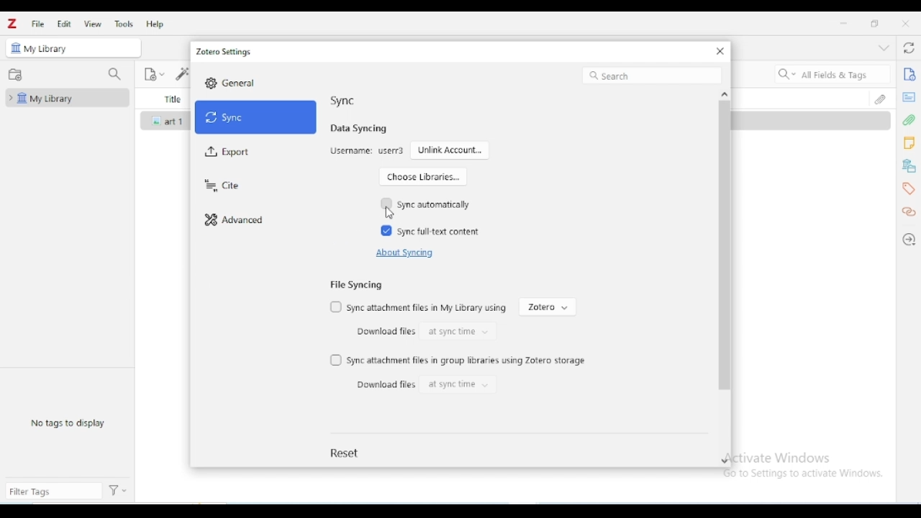 This screenshot has width=921, height=518. What do you see at coordinates (908, 189) in the screenshot?
I see `tags` at bounding box center [908, 189].